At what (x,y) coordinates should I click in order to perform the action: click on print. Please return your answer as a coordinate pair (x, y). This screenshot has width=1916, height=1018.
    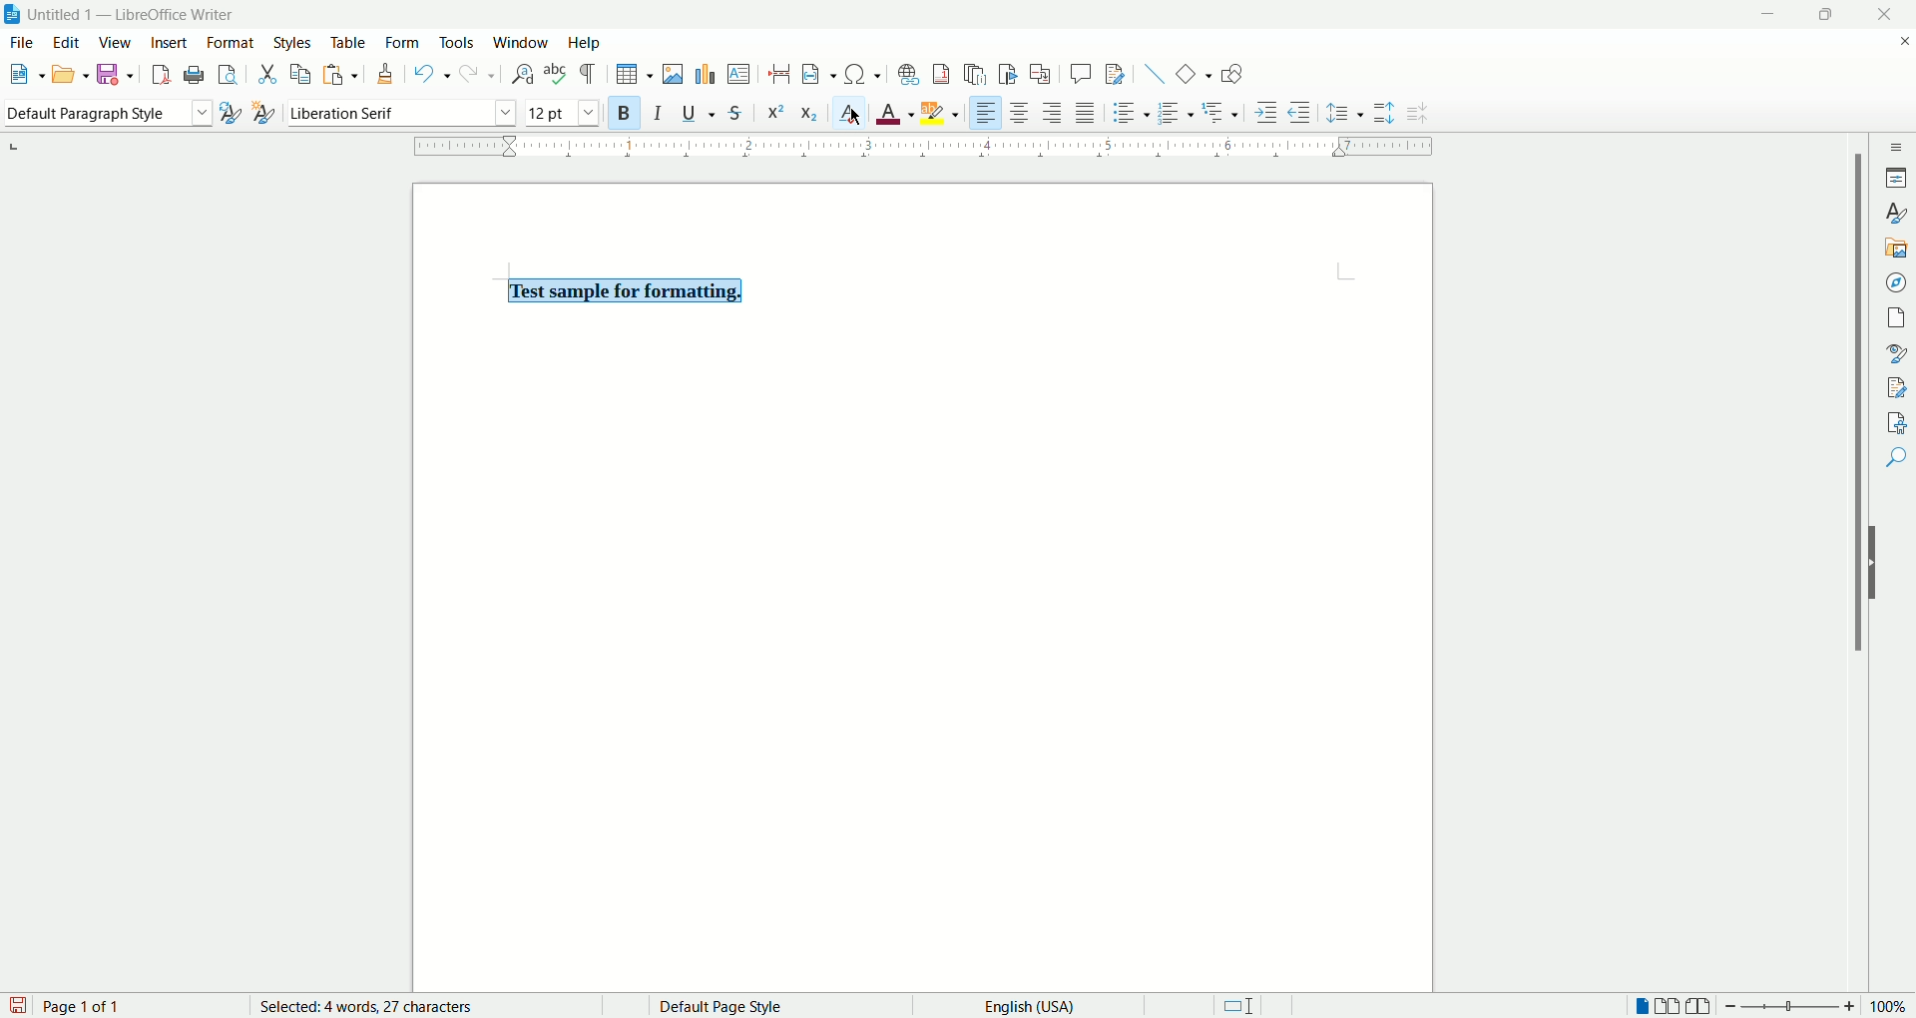
    Looking at the image, I should click on (195, 76).